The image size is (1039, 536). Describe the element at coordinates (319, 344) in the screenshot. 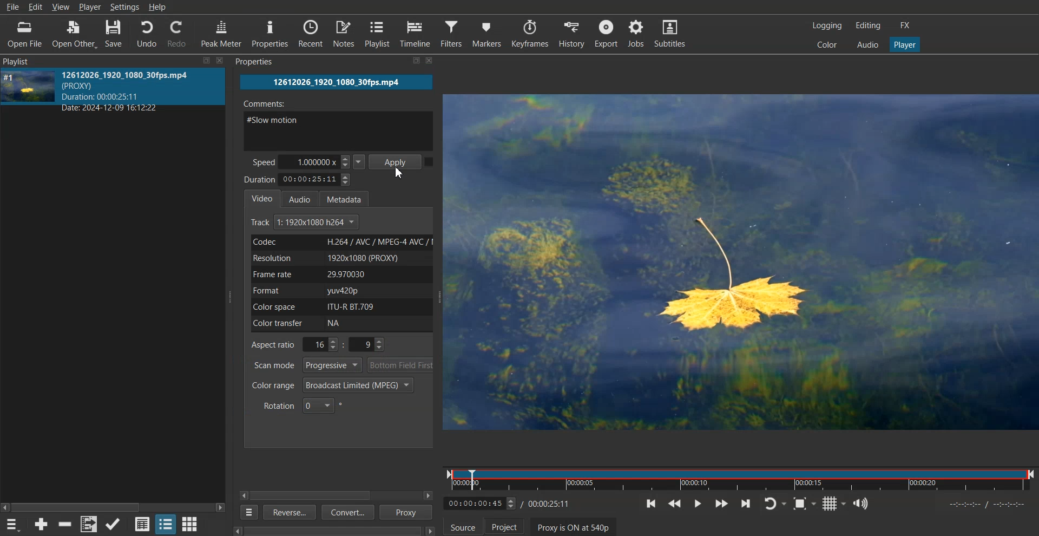

I see `Aspect ratio Adjuster` at that location.